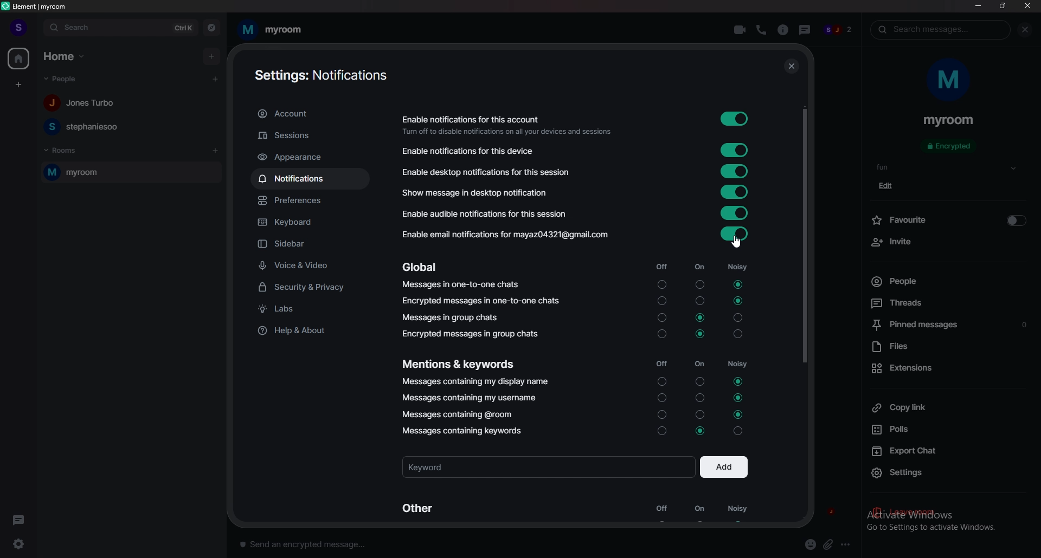 The height and width of the screenshot is (558, 1041). What do you see at coordinates (737, 347) in the screenshot?
I see `noisy` at bounding box center [737, 347].